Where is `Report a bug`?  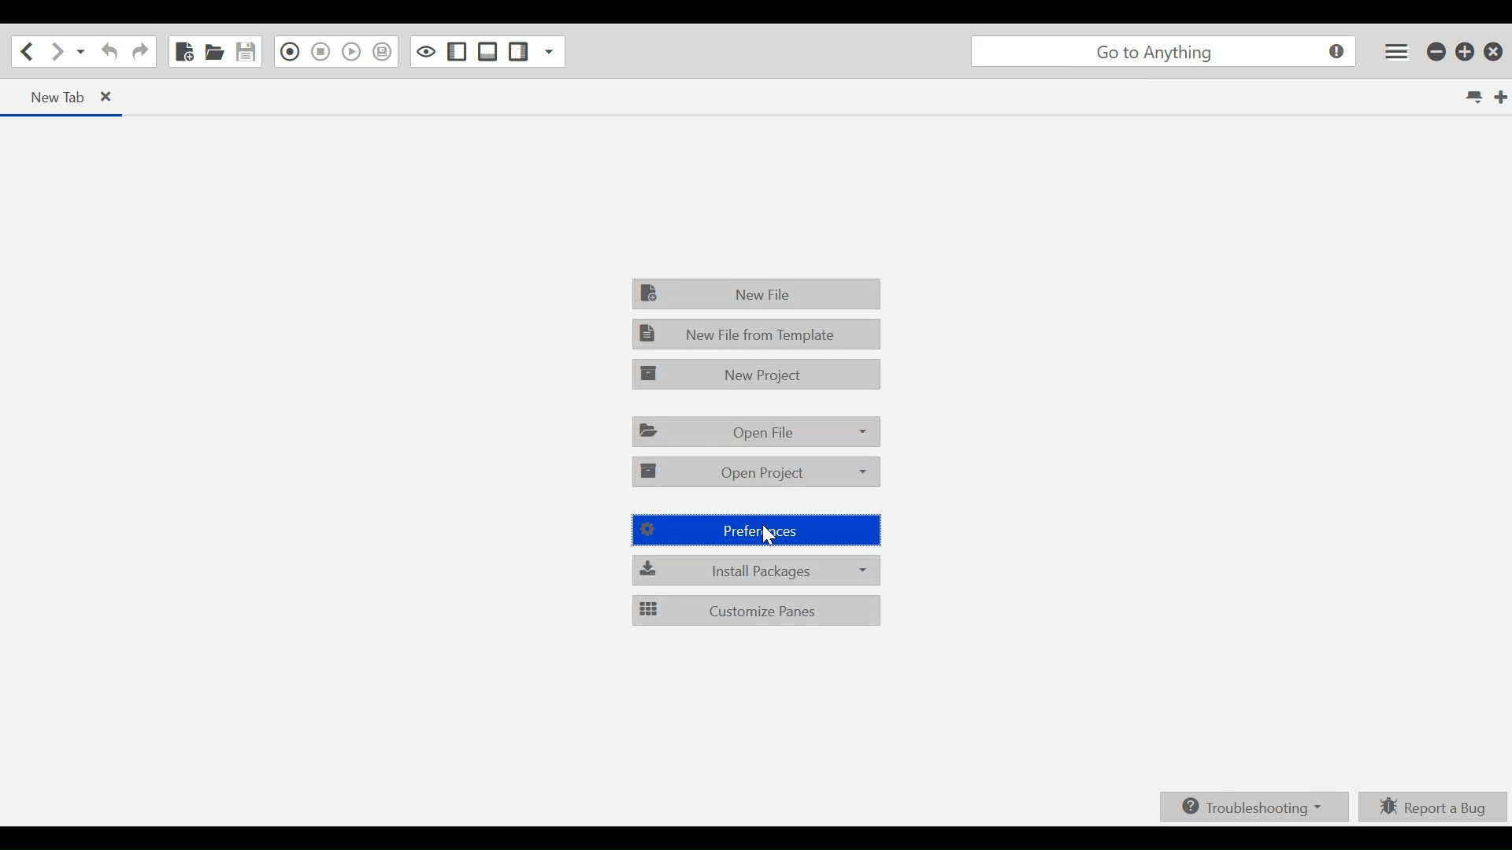 Report a bug is located at coordinates (1430, 807).